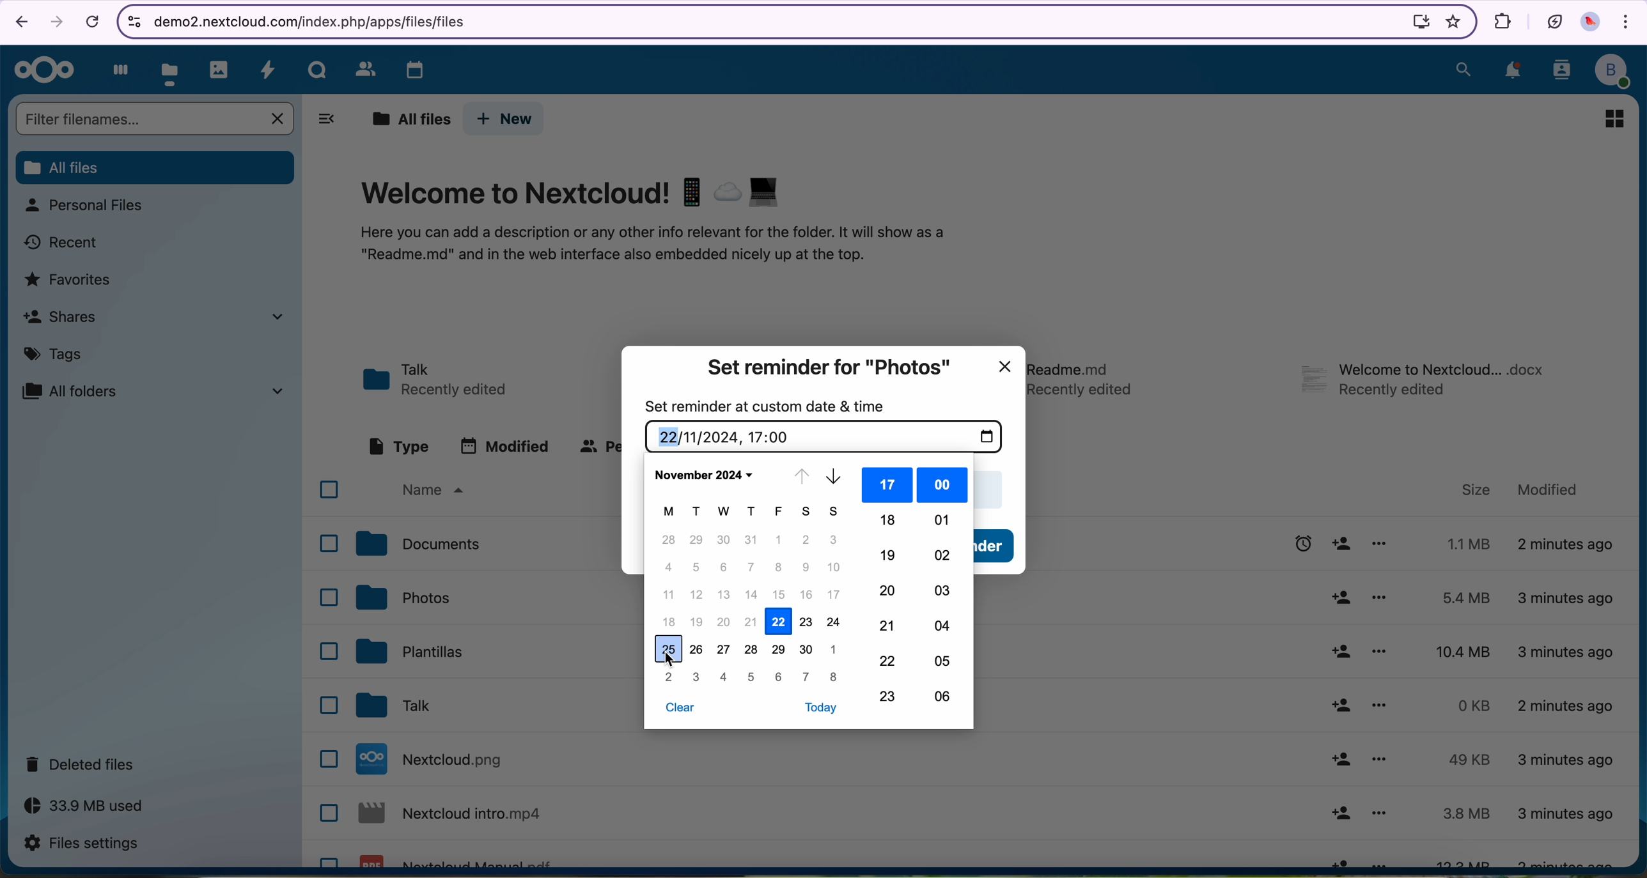 The image size is (1647, 878). Describe the element at coordinates (724, 677) in the screenshot. I see `4` at that location.